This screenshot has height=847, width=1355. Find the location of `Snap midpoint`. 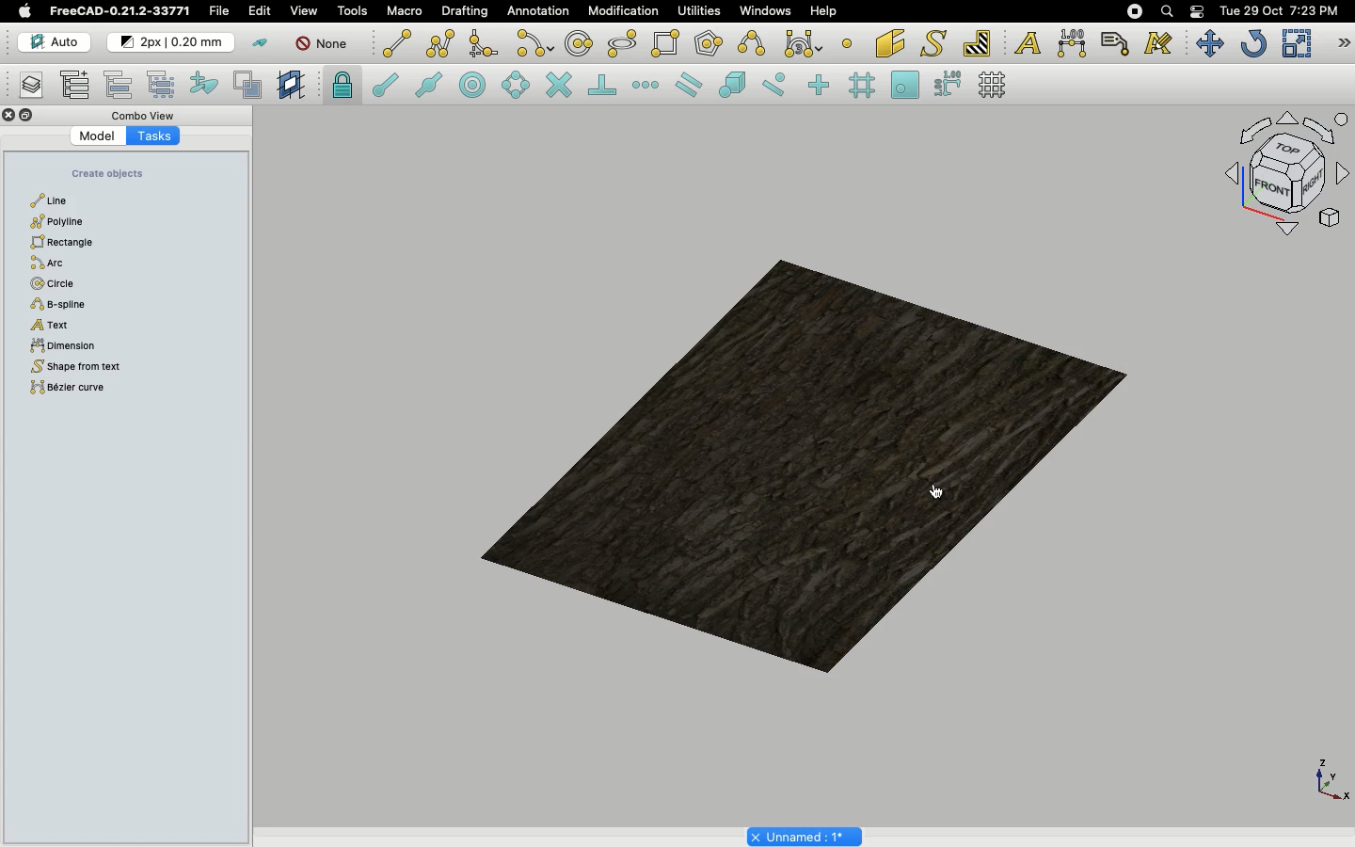

Snap midpoint is located at coordinates (426, 84).